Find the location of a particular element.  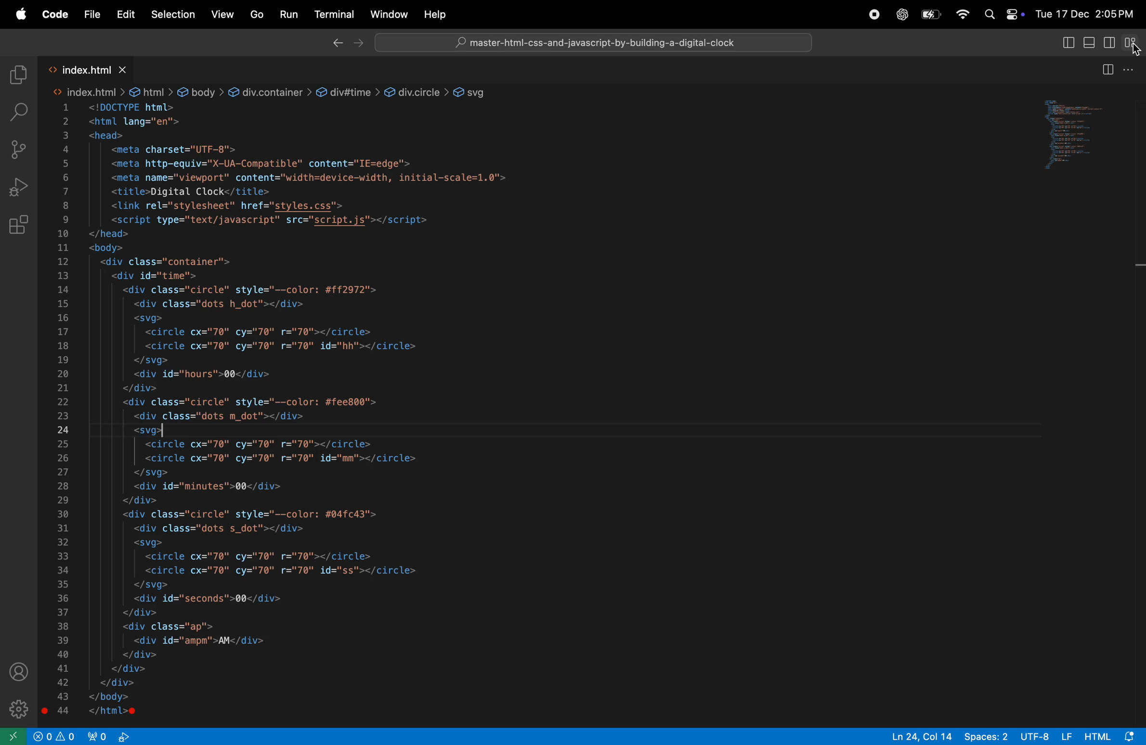

run is located at coordinates (289, 13).